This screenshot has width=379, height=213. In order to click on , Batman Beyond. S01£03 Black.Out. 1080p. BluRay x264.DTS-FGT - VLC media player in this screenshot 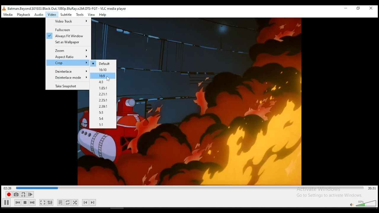, I will do `click(65, 9)`.